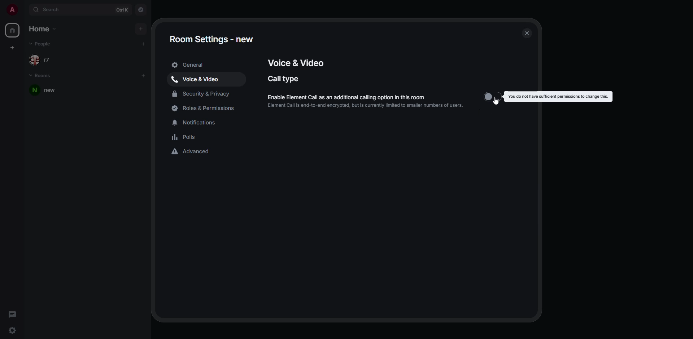 The image size is (693, 339). What do you see at coordinates (47, 91) in the screenshot?
I see `room` at bounding box center [47, 91].